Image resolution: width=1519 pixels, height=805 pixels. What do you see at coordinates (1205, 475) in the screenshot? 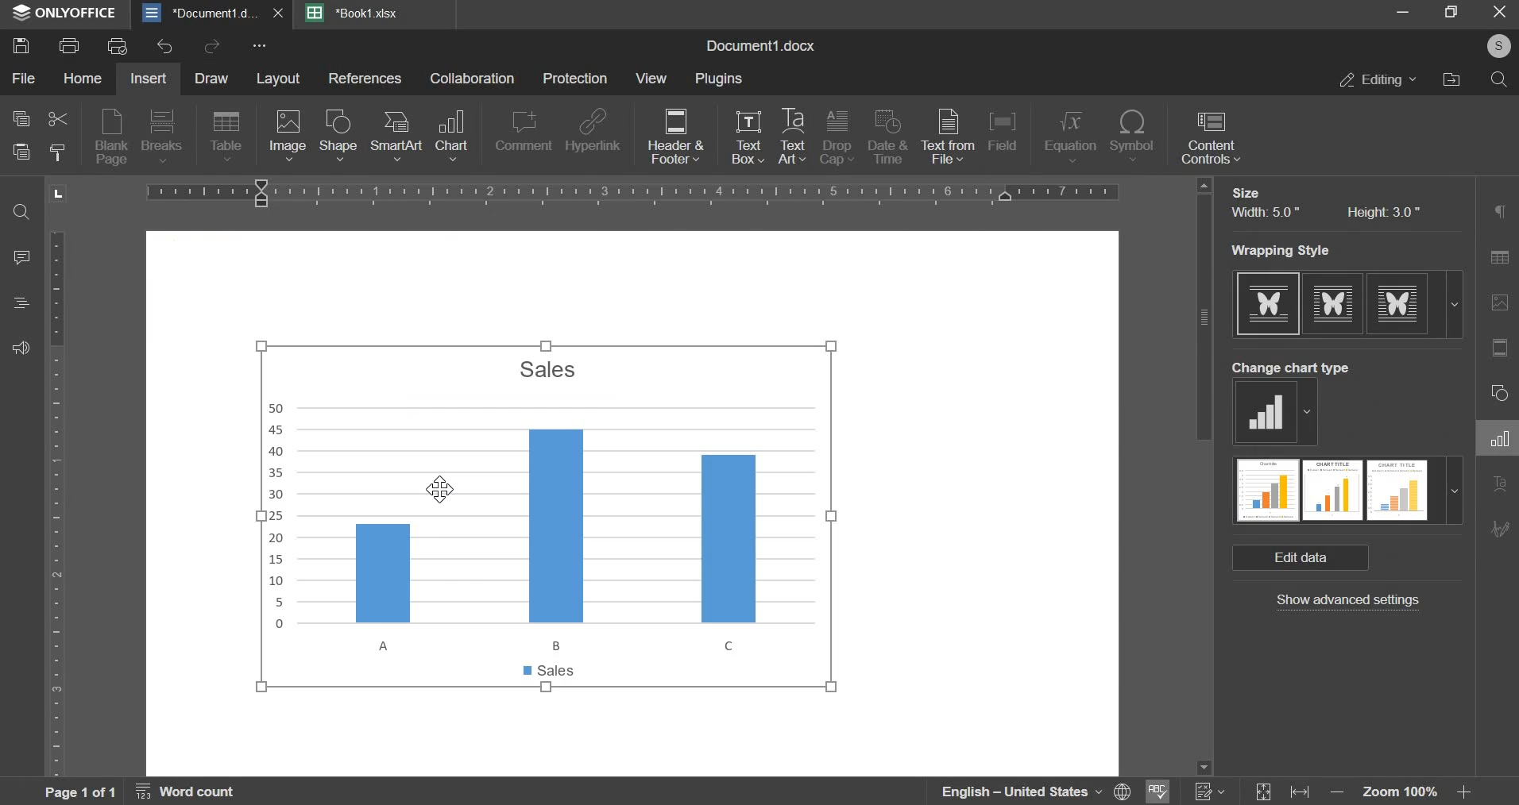
I see `scroll bar` at bounding box center [1205, 475].